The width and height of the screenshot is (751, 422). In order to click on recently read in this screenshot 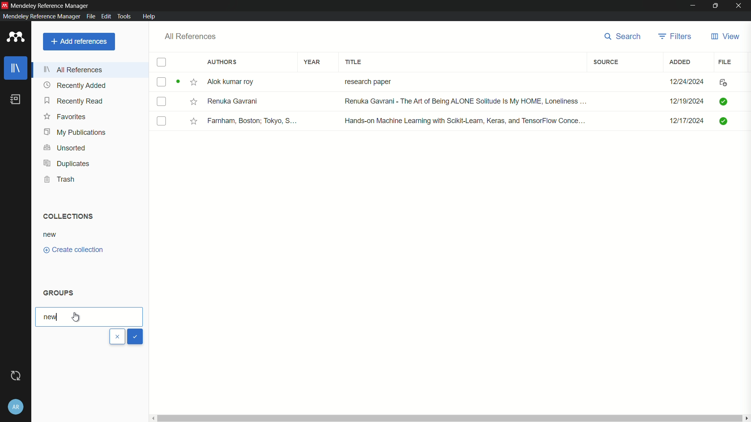, I will do `click(74, 102)`.